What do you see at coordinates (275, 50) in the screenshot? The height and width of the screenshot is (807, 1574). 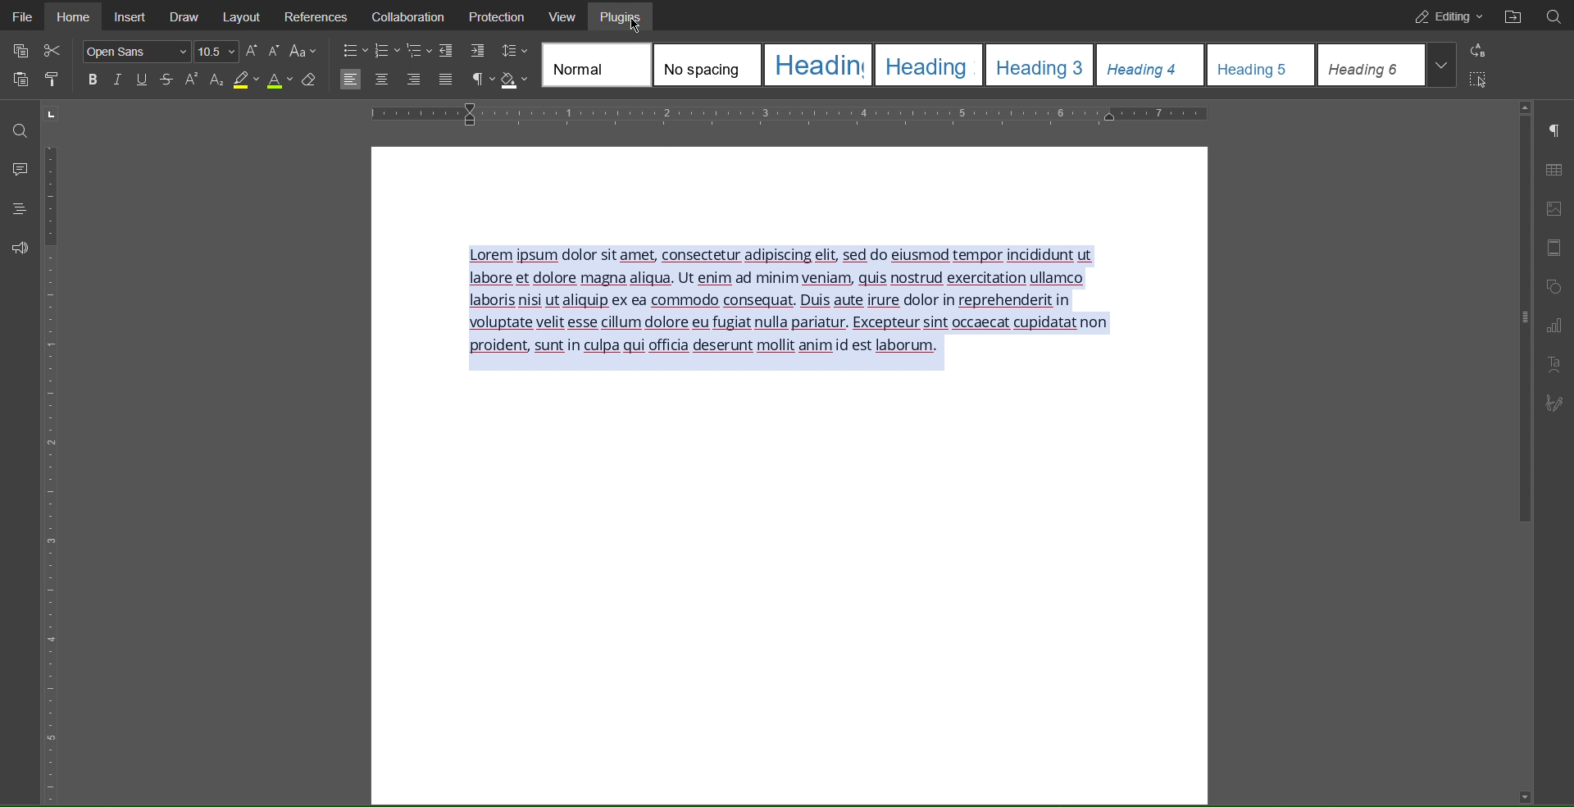 I see `Decrease Size` at bounding box center [275, 50].